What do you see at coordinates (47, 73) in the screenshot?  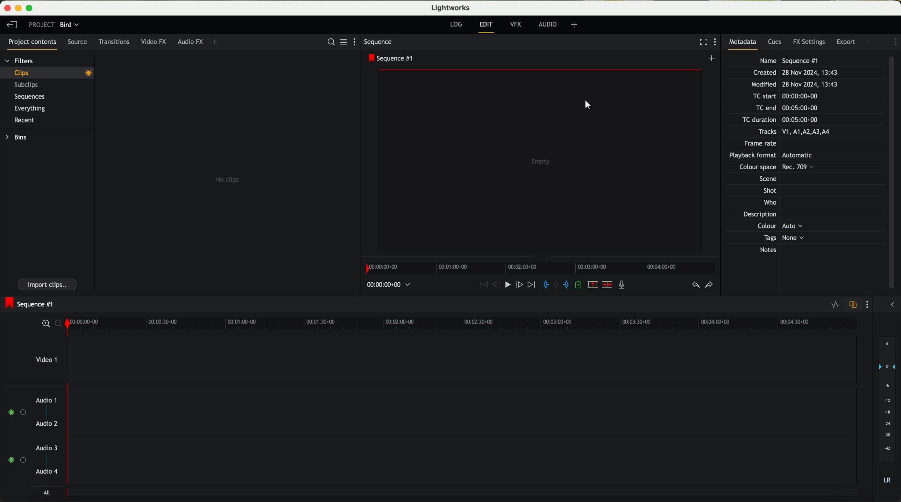 I see `clips` at bounding box center [47, 73].